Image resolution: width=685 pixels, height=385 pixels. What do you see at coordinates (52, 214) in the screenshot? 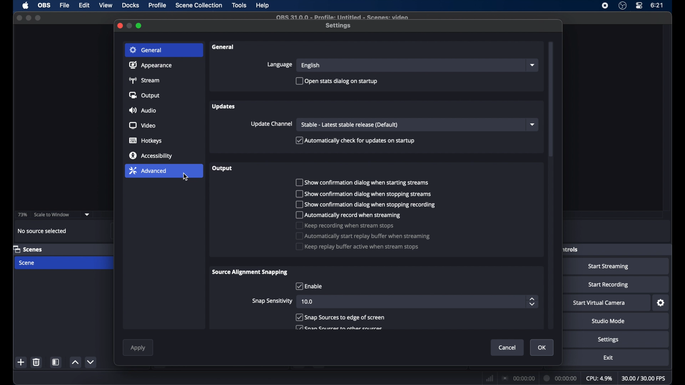
I see `scale to window` at bounding box center [52, 214].